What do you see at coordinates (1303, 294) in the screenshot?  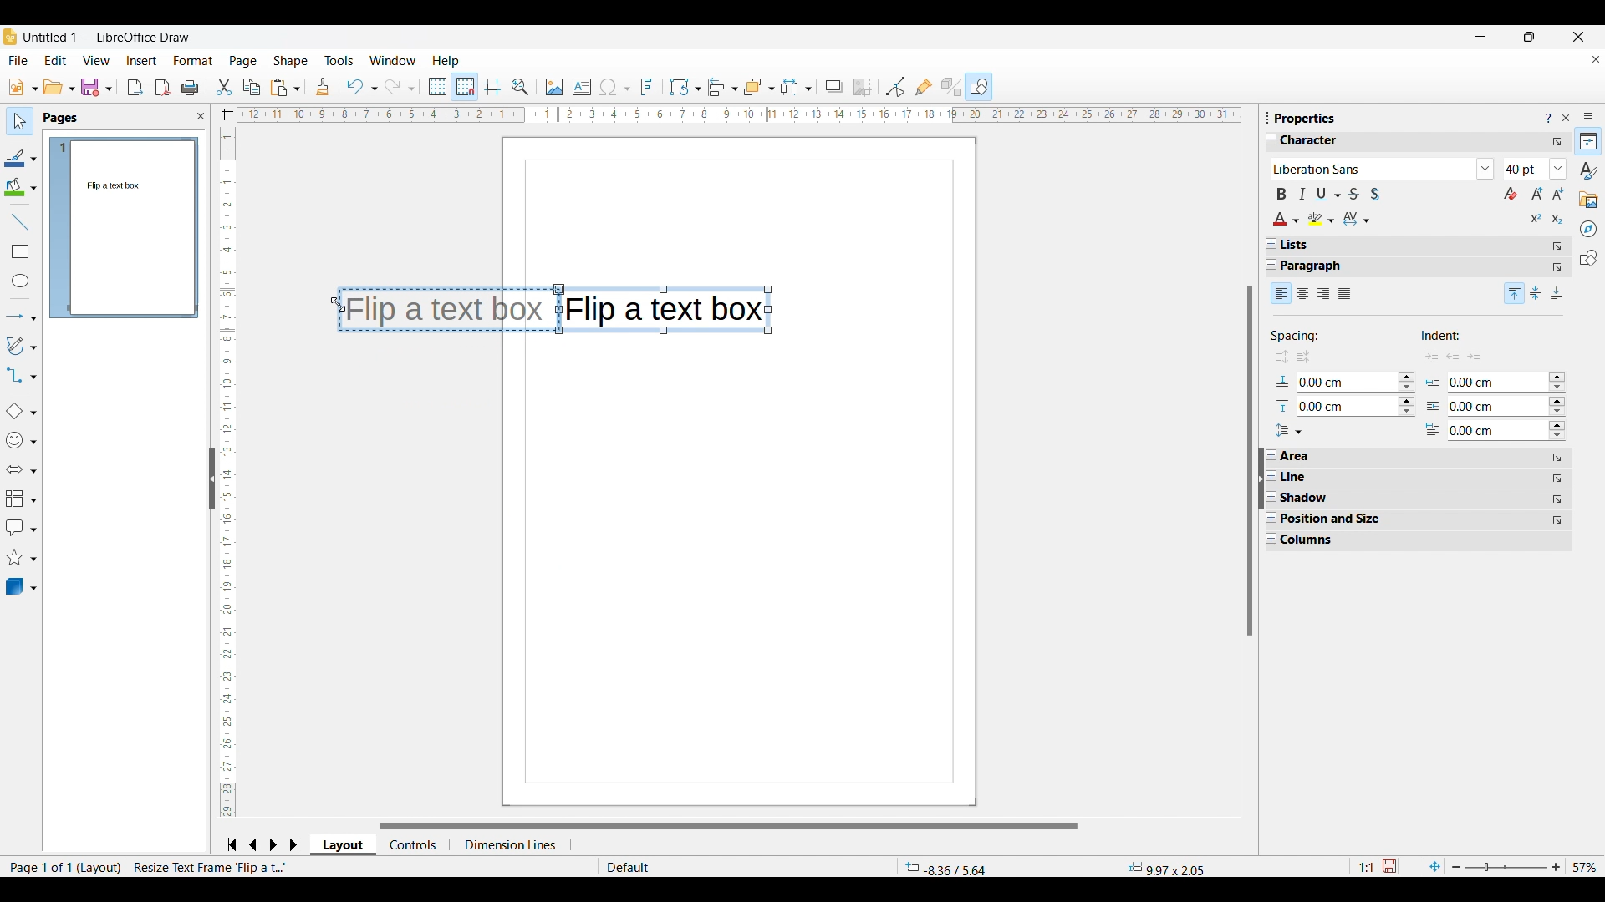 I see `Center alignment` at bounding box center [1303, 294].